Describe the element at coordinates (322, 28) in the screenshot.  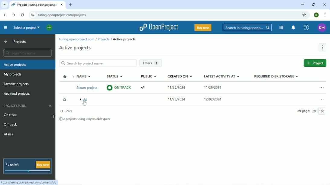
I see `Account` at that location.